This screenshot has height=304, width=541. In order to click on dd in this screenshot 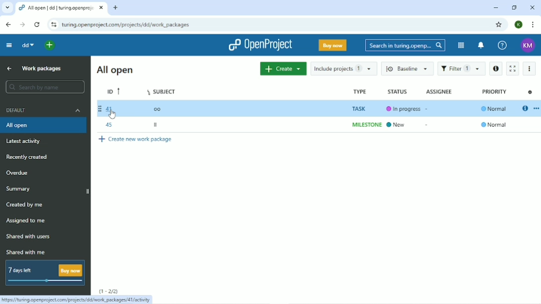, I will do `click(28, 46)`.